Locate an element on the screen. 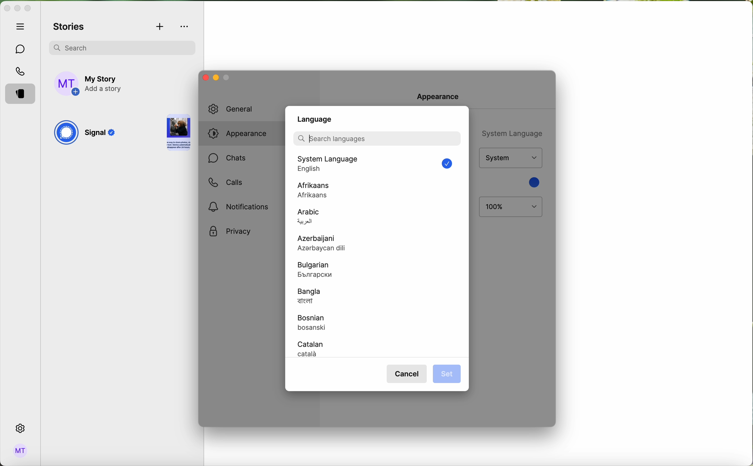 The width and height of the screenshot is (753, 466). azerbaijani is located at coordinates (328, 244).